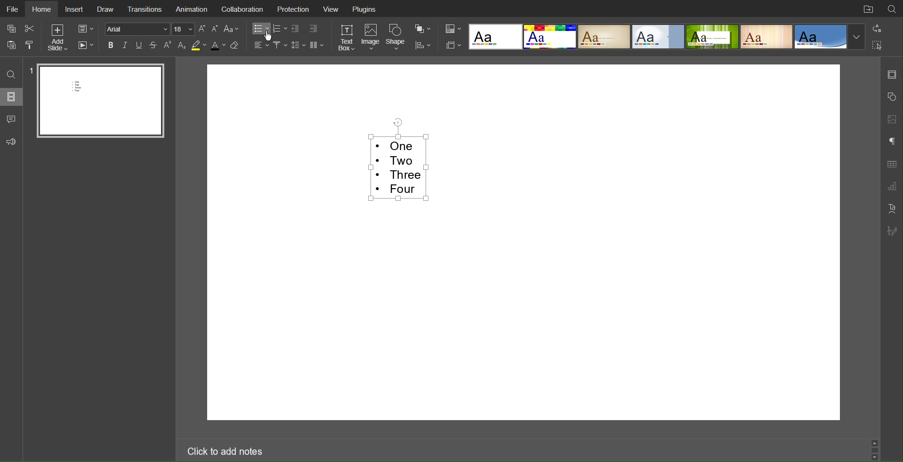  I want to click on Decrease Indent, so click(296, 29).